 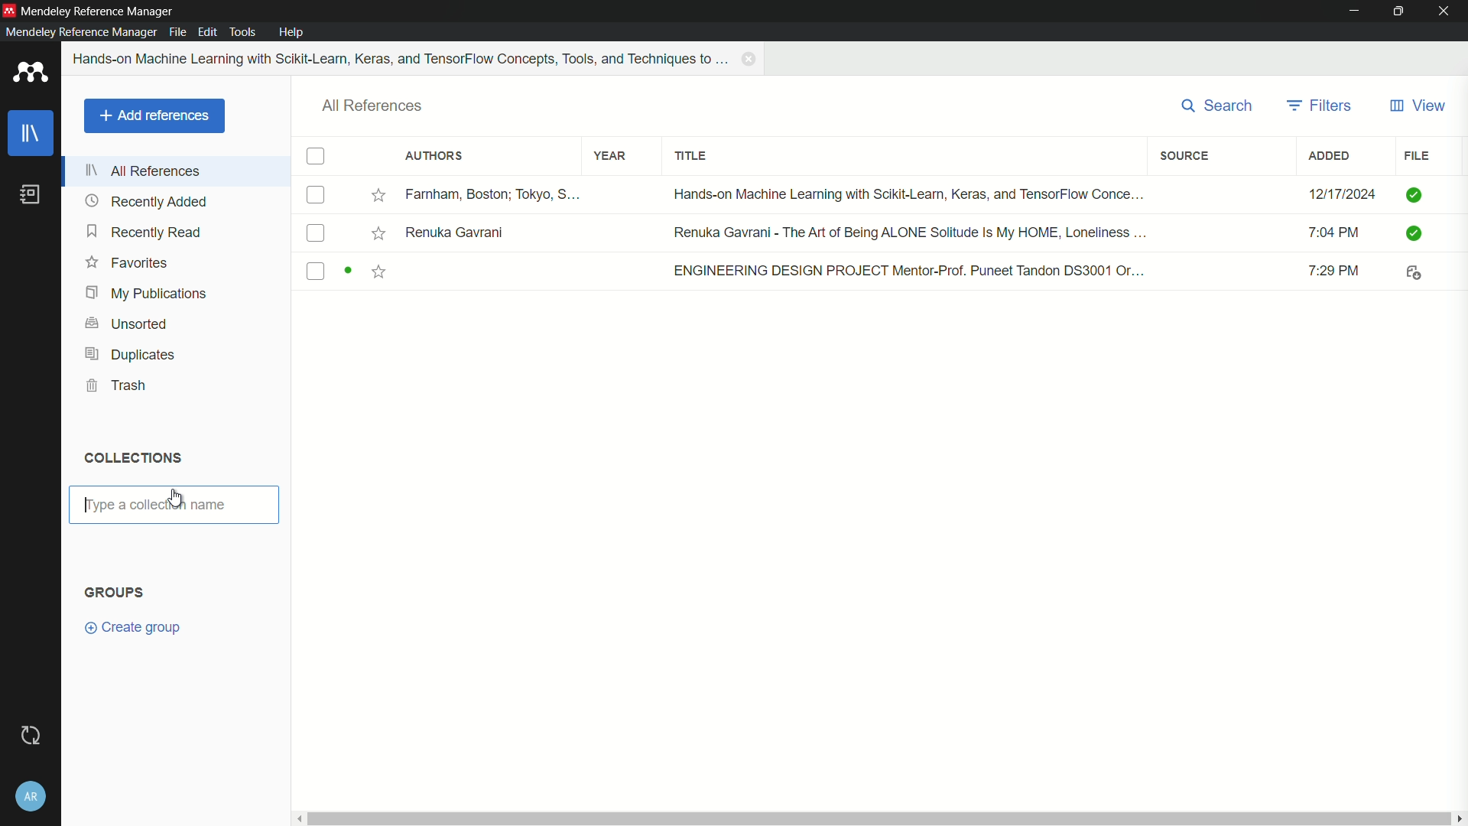 I want to click on recently read, so click(x=146, y=231).